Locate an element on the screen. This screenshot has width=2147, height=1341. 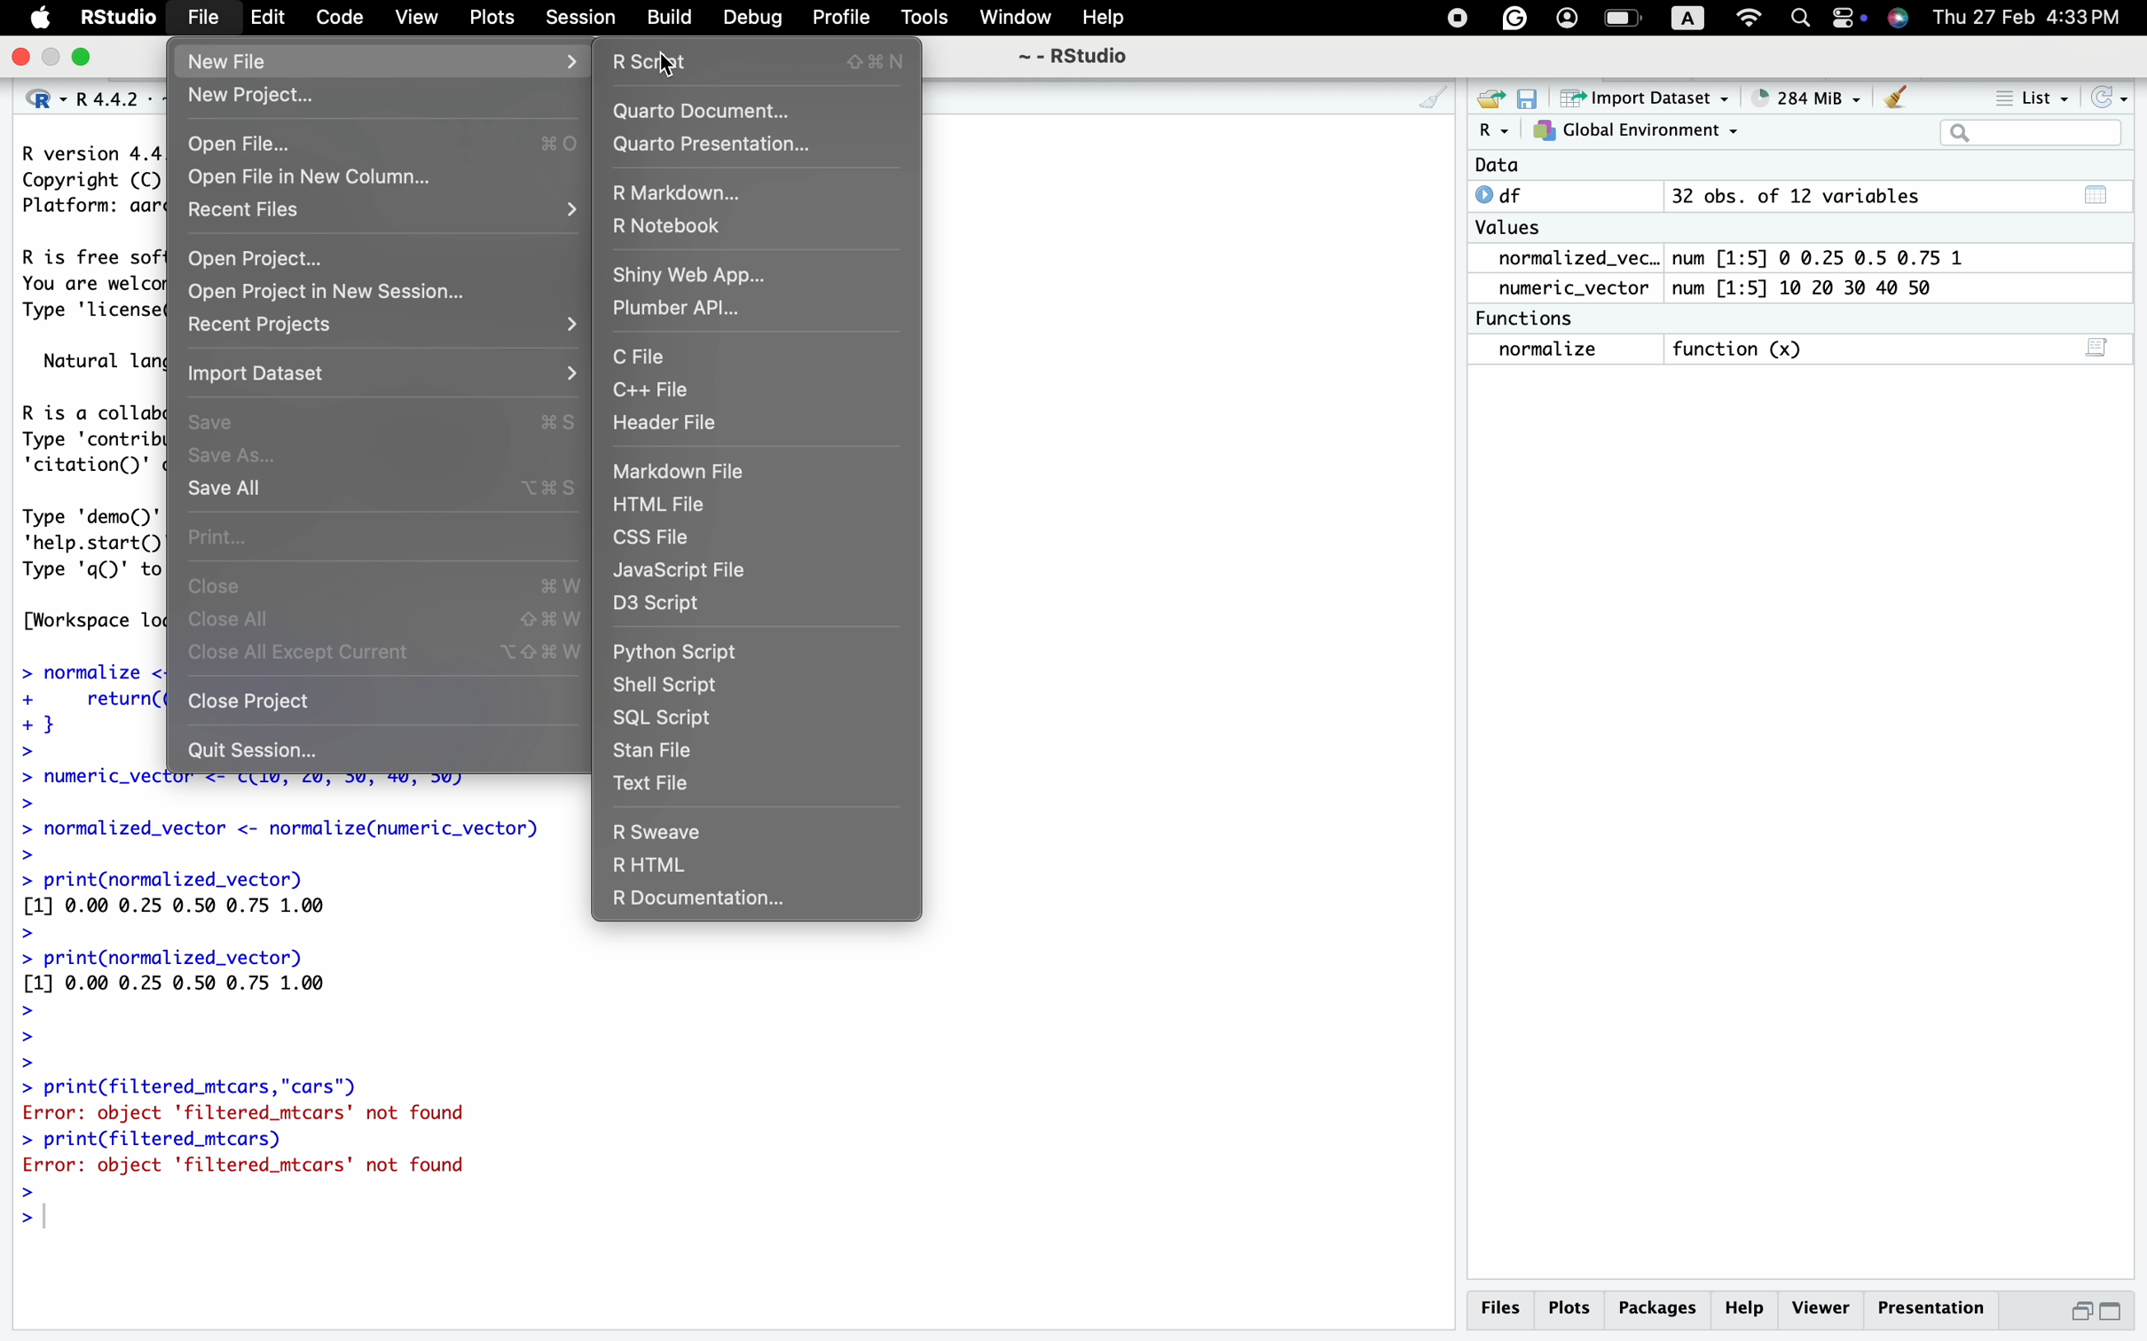
Print... is located at coordinates (220, 536).